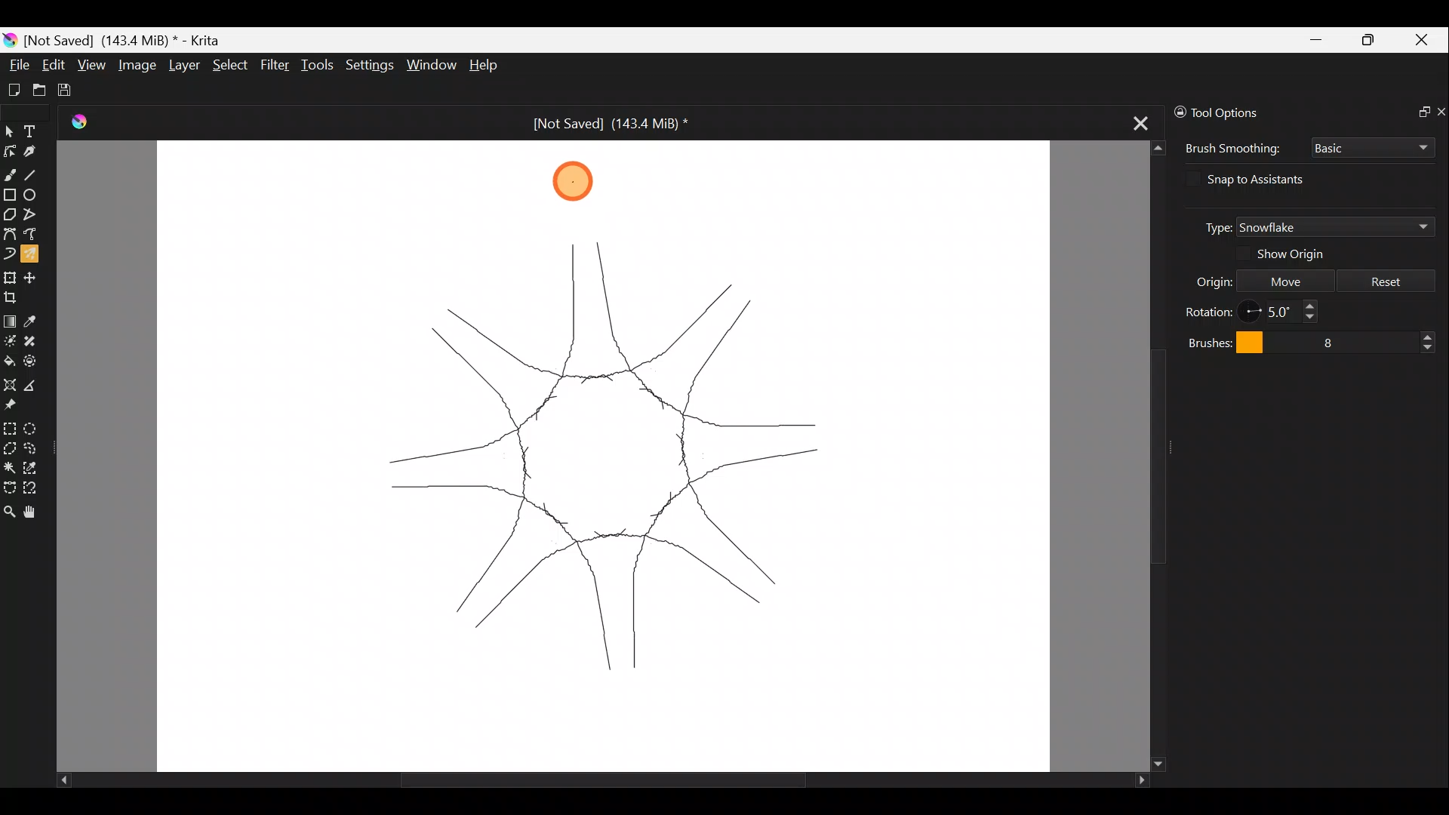 Image resolution: width=1449 pixels, height=815 pixels. What do you see at coordinates (40, 88) in the screenshot?
I see `Open existing document` at bounding box center [40, 88].